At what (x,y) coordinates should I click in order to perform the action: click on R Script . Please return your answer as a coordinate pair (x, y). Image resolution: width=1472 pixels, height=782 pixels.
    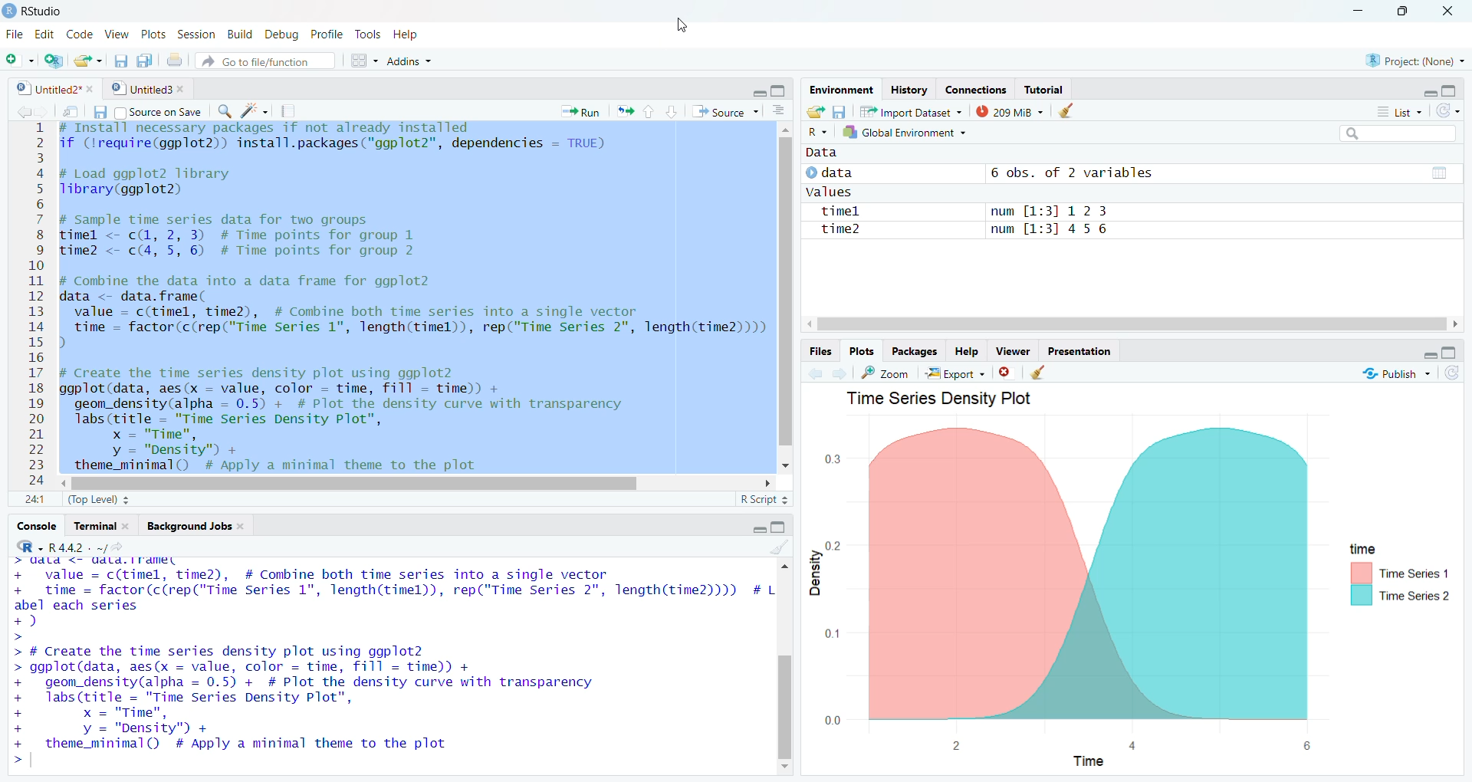
    Looking at the image, I should click on (763, 501).